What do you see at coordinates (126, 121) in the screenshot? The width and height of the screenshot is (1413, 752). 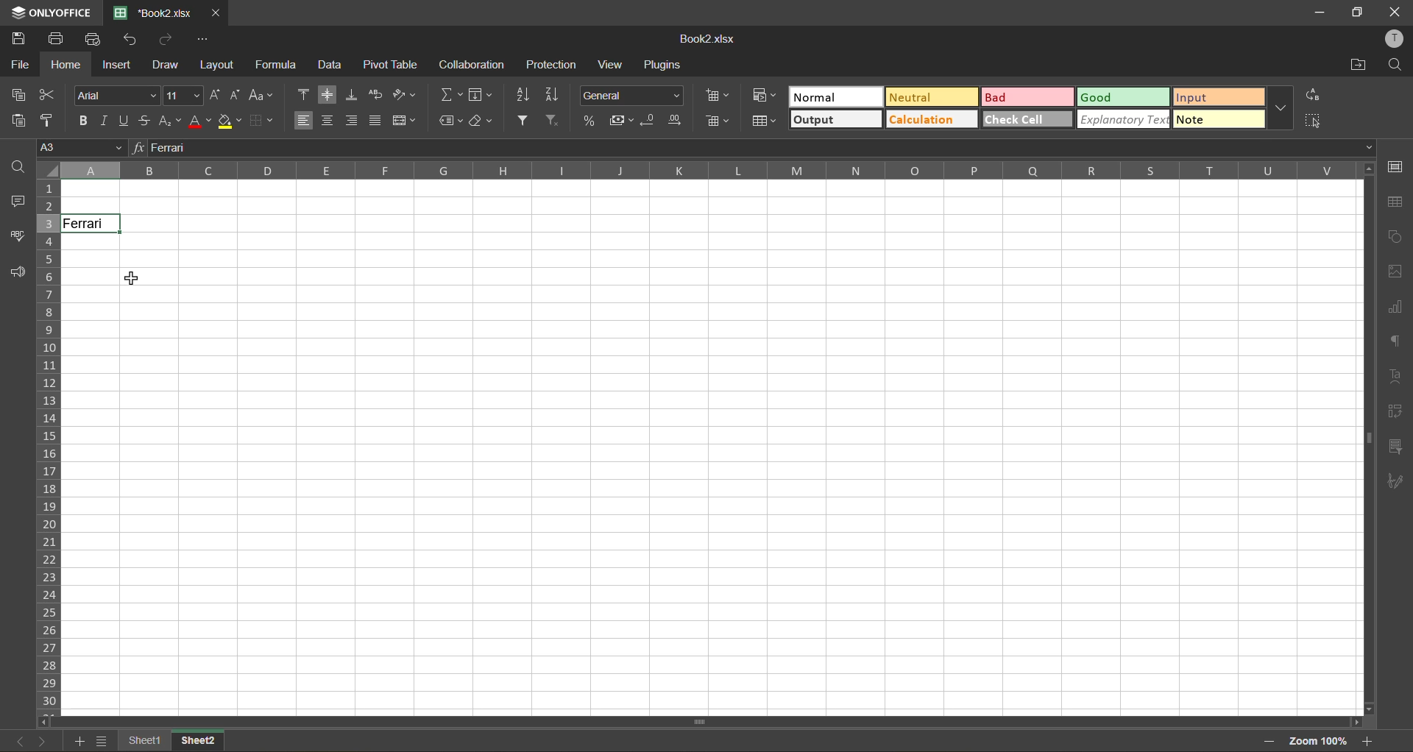 I see `underline` at bounding box center [126, 121].